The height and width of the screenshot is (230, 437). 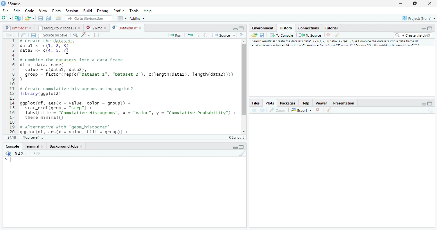 I want to click on To Source, so click(x=310, y=35).